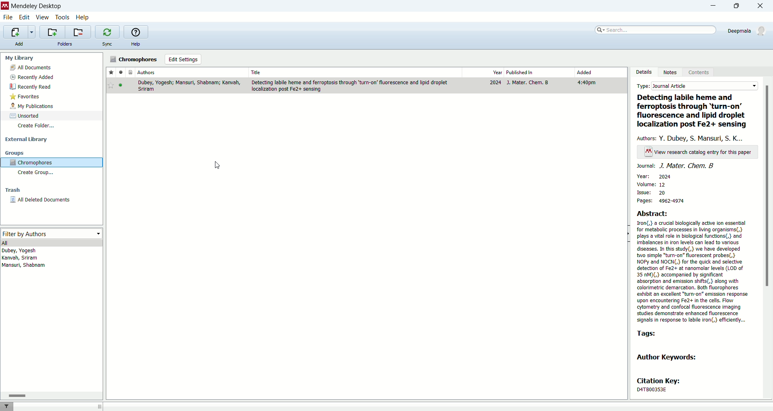 The image size is (773, 411). Describe the element at coordinates (20, 44) in the screenshot. I see `add` at that location.